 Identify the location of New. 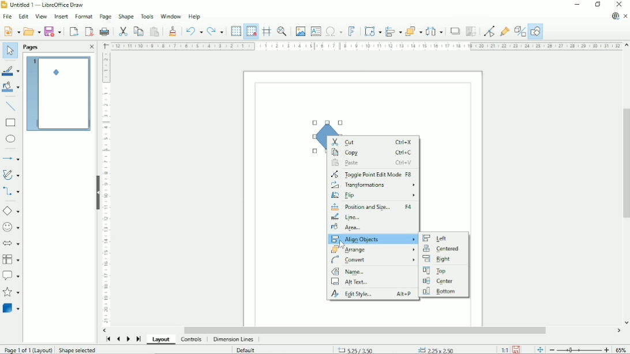
(12, 31).